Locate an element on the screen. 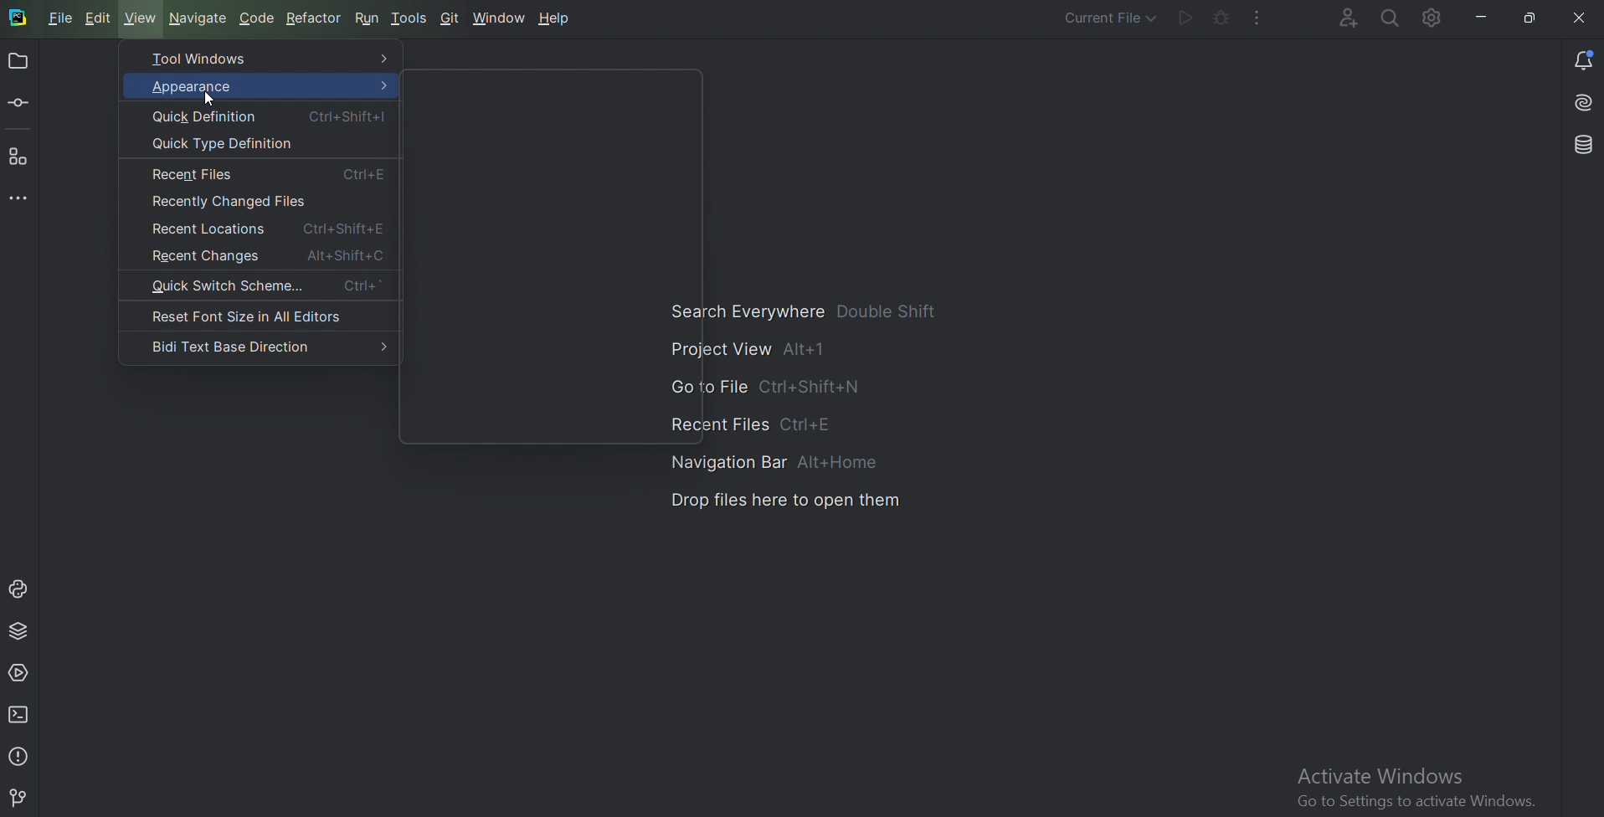 This screenshot has width=1604, height=817. Help is located at coordinates (555, 18).